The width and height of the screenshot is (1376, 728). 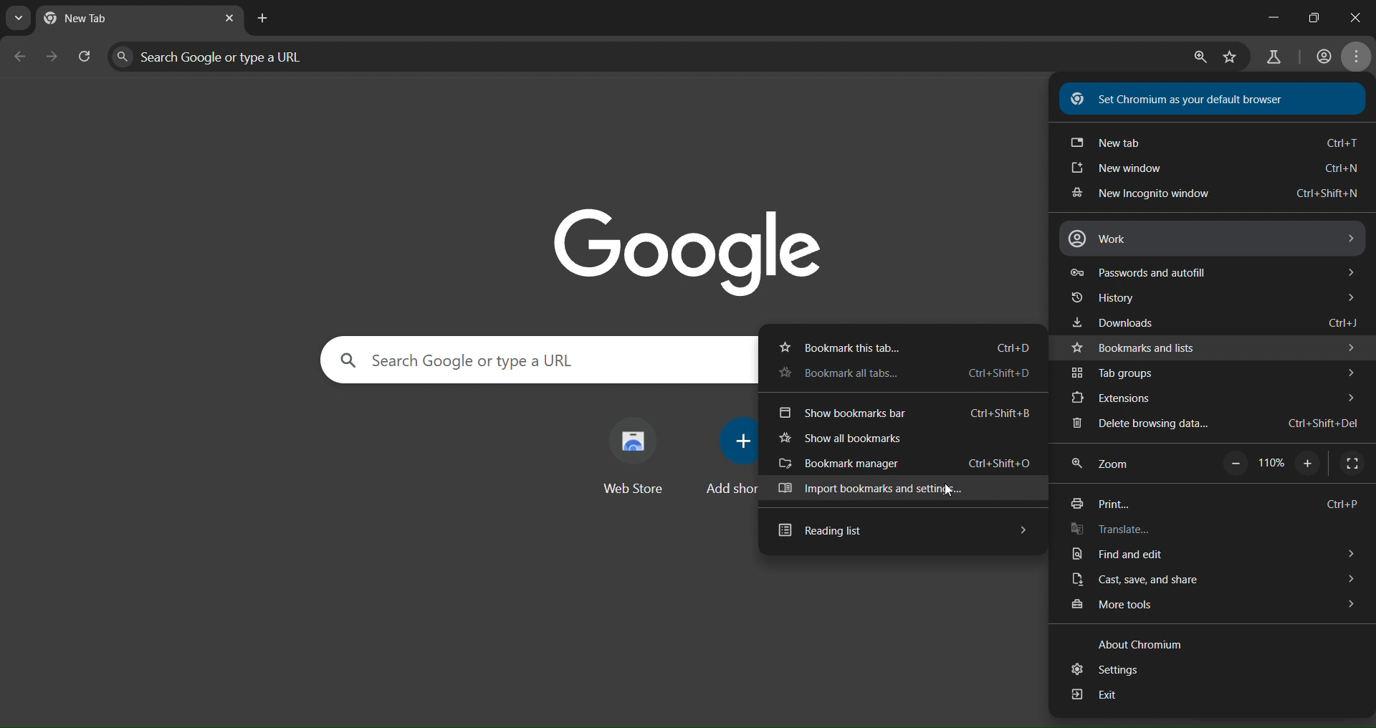 I want to click on bookmark manager, so click(x=903, y=464).